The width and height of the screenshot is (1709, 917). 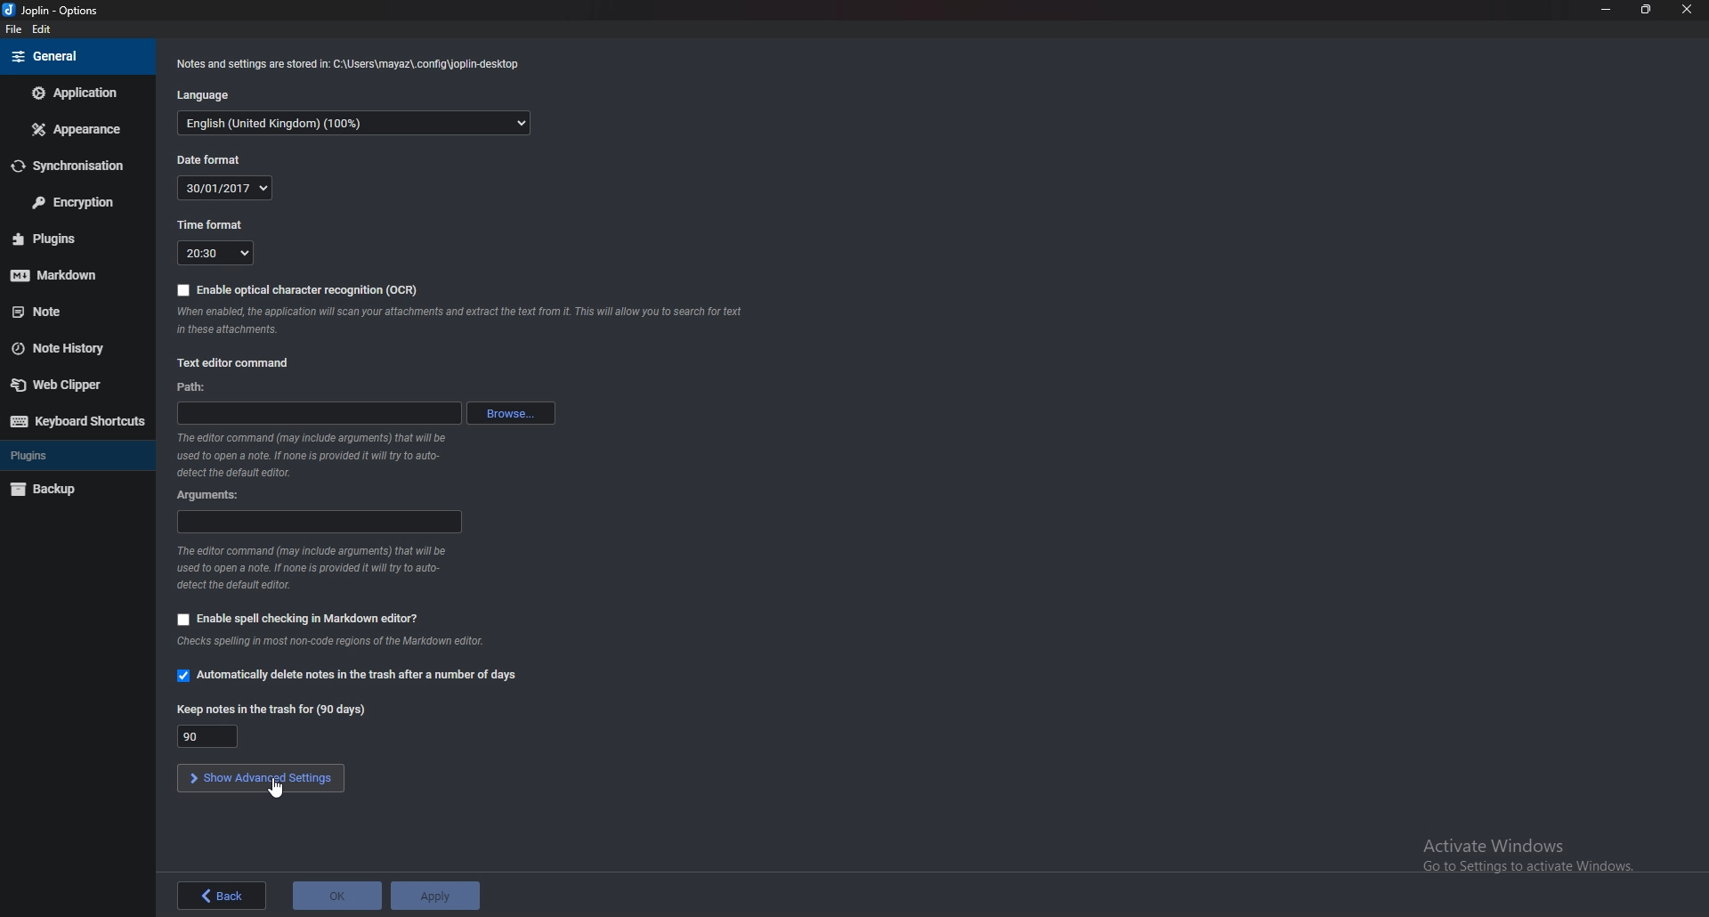 What do you see at coordinates (1541, 850) in the screenshot?
I see `activate windows` at bounding box center [1541, 850].